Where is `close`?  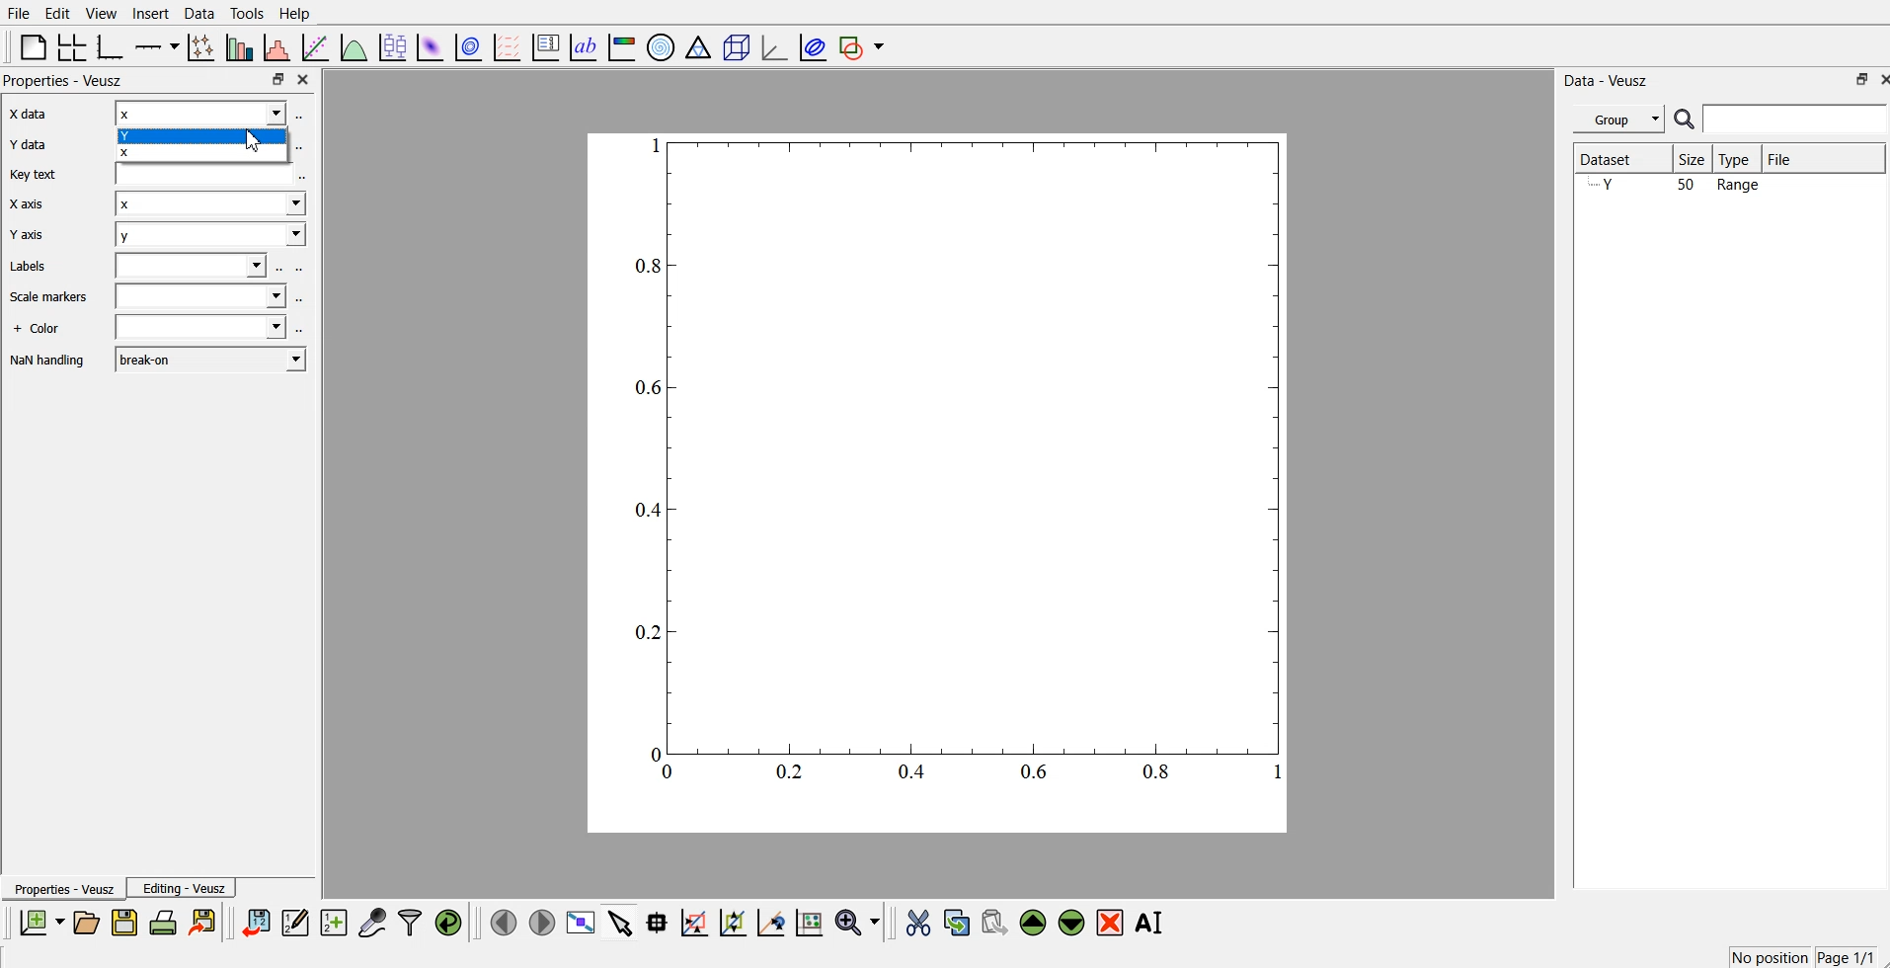
close is located at coordinates (1878, 79).